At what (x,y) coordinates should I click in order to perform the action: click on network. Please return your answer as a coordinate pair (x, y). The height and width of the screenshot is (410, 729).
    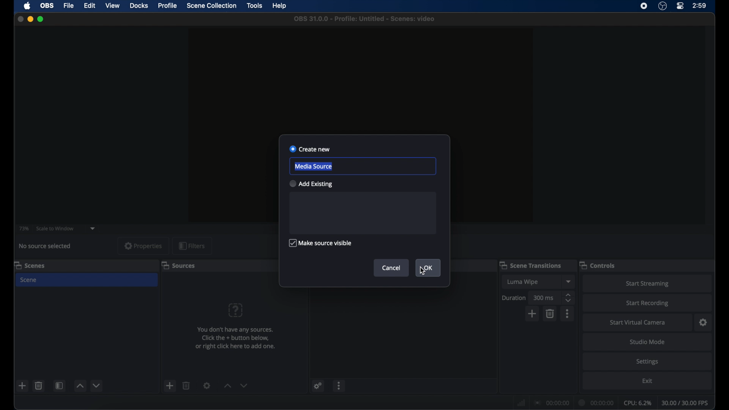
    Looking at the image, I should click on (521, 403).